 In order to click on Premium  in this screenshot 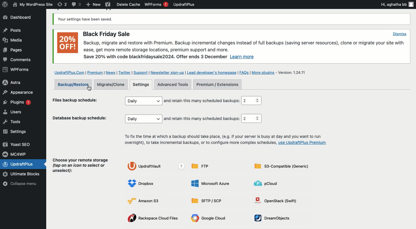, I will do `click(95, 72)`.